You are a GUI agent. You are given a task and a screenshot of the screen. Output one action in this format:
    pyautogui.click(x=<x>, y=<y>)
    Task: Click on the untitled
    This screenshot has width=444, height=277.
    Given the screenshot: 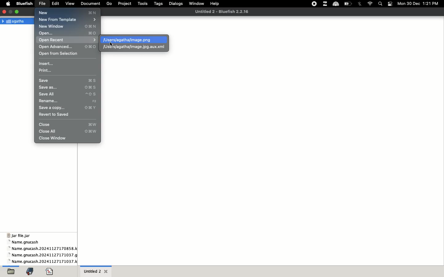 What is the action you would take?
    pyautogui.click(x=92, y=271)
    